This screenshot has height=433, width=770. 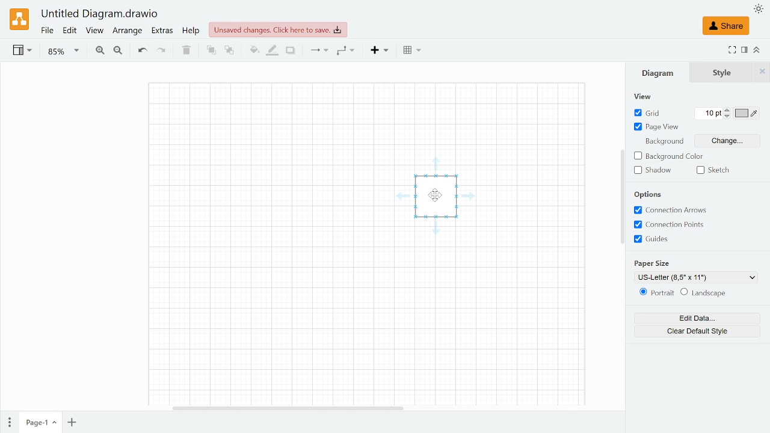 What do you see at coordinates (655, 293) in the screenshot?
I see `Portrait` at bounding box center [655, 293].